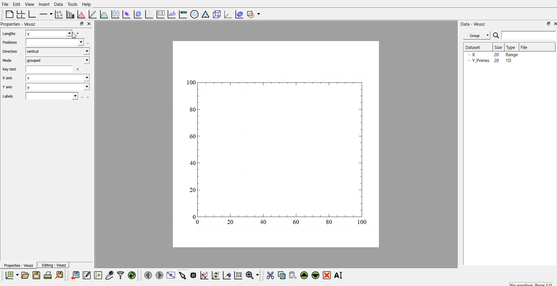  Describe the element at coordinates (240, 14) in the screenshot. I see `plot covariance ellipses` at that location.